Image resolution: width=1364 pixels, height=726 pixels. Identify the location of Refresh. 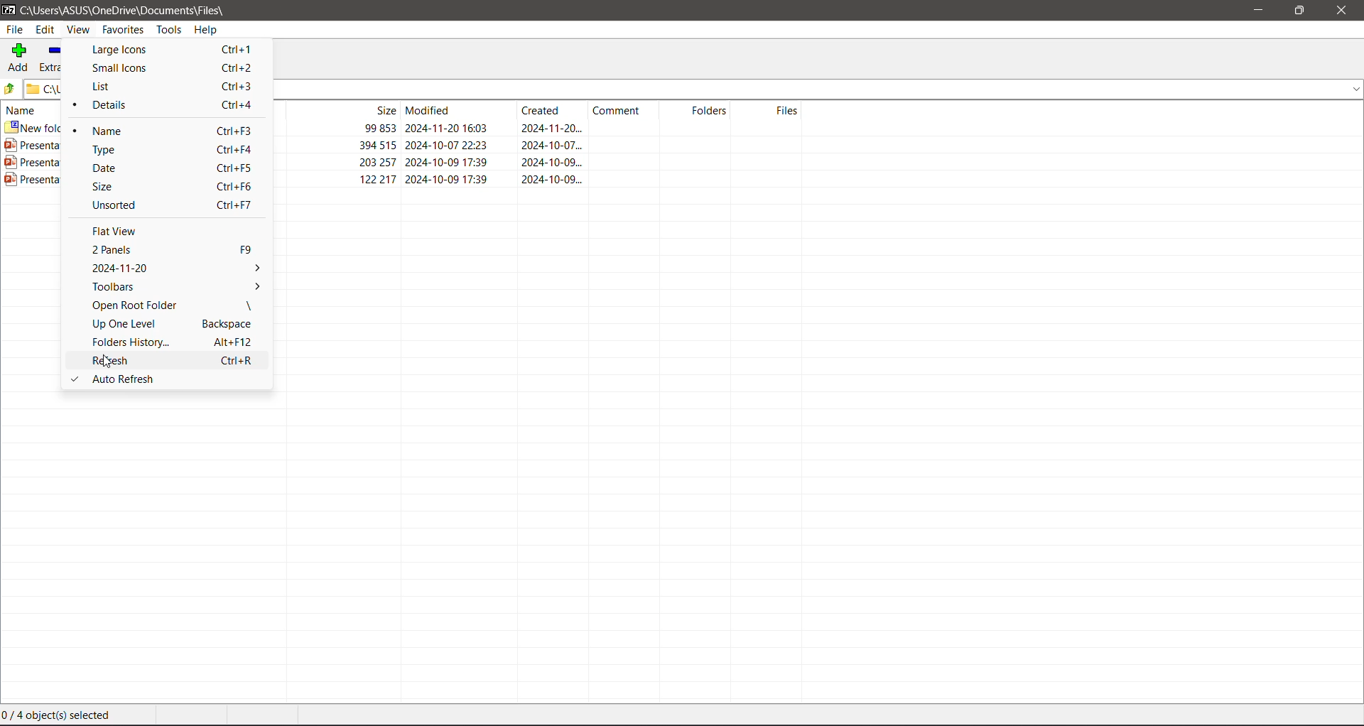
(121, 361).